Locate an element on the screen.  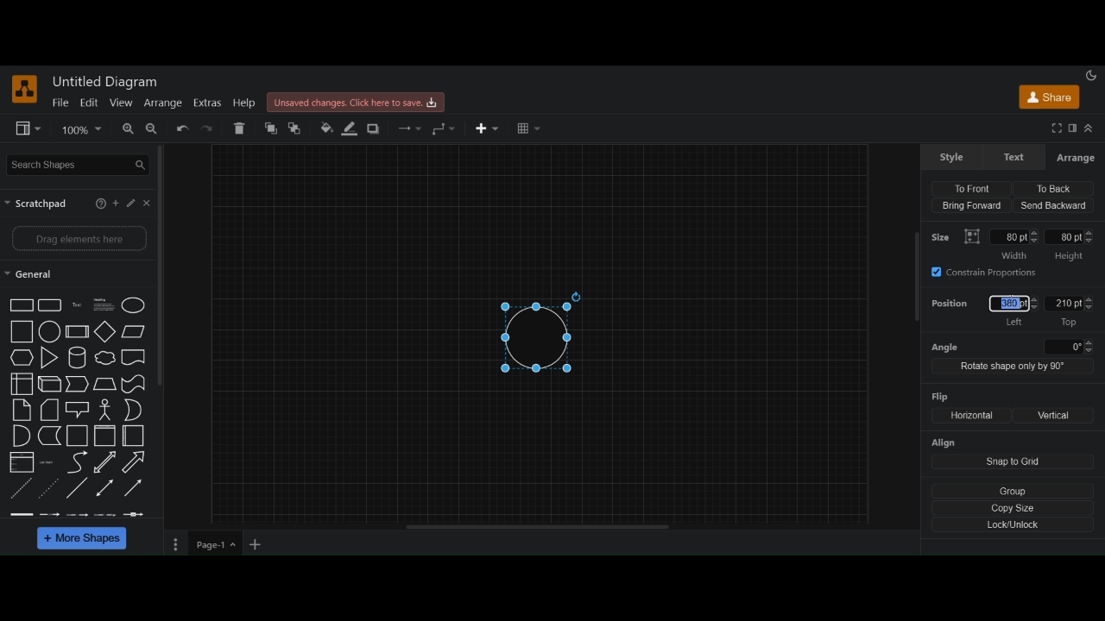
dashed is located at coordinates (75, 514).